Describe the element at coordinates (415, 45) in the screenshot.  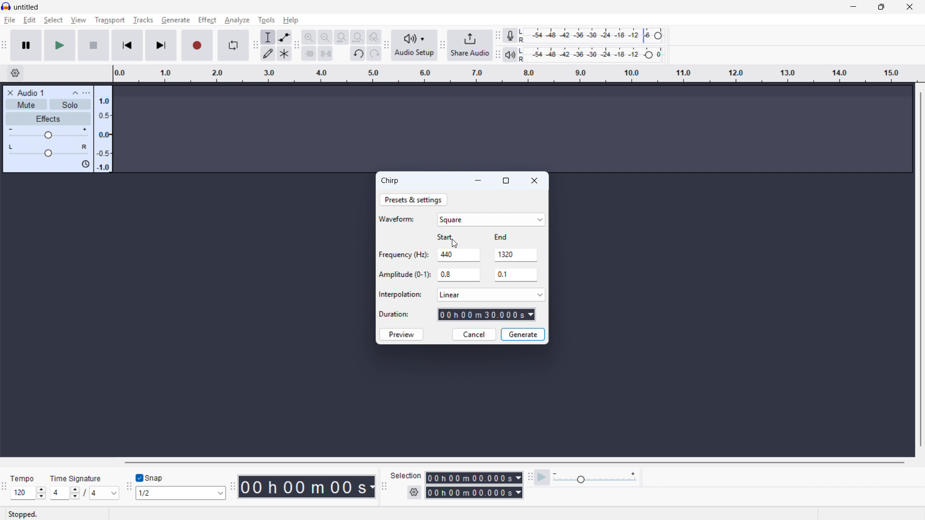
I see `Audio setup ` at that location.